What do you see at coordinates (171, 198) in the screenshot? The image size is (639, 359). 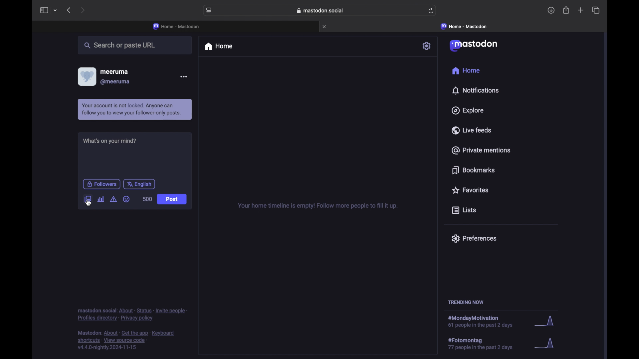 I see `post` at bounding box center [171, 198].